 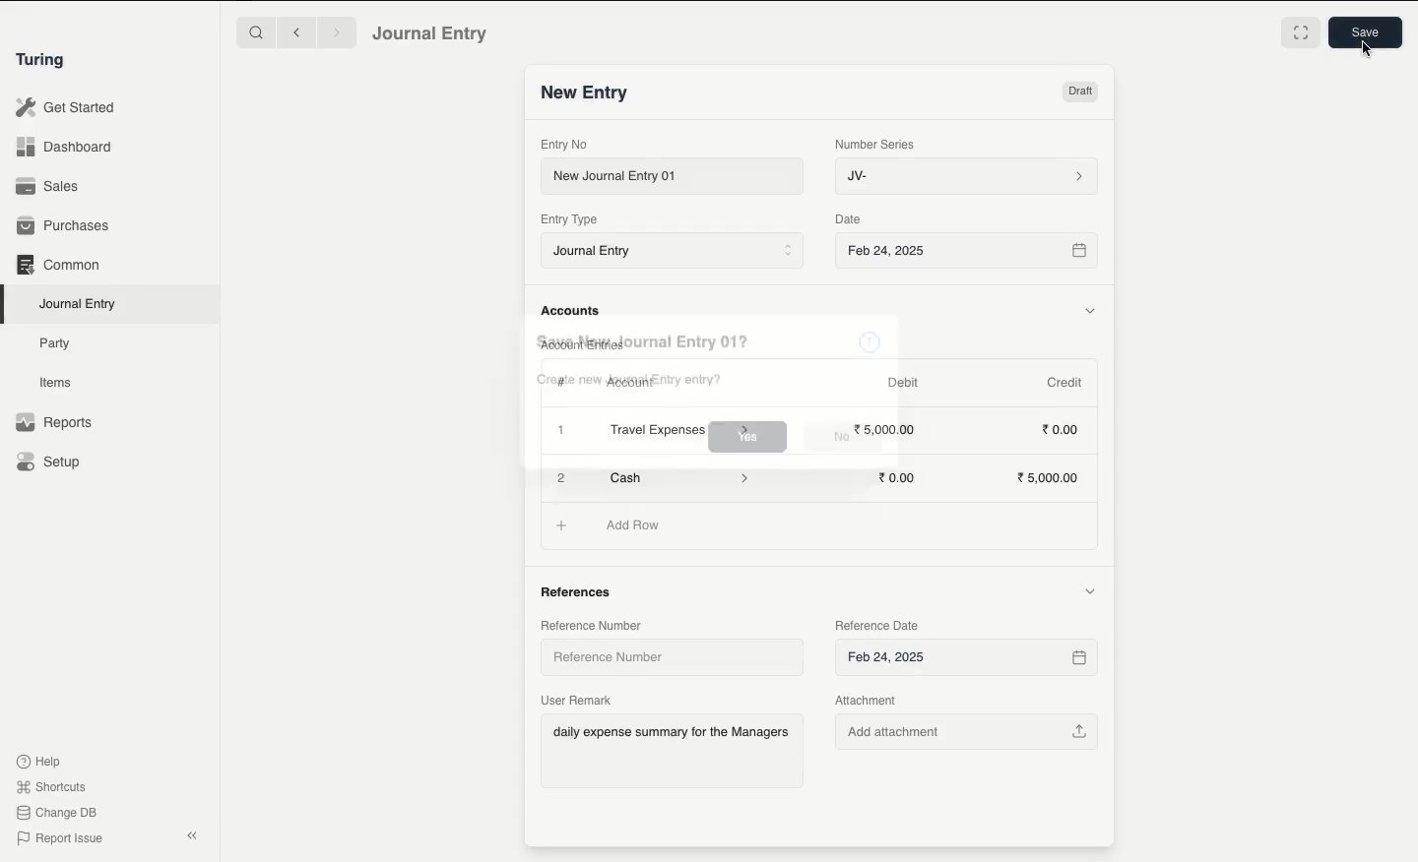 I want to click on Save, so click(x=1366, y=32).